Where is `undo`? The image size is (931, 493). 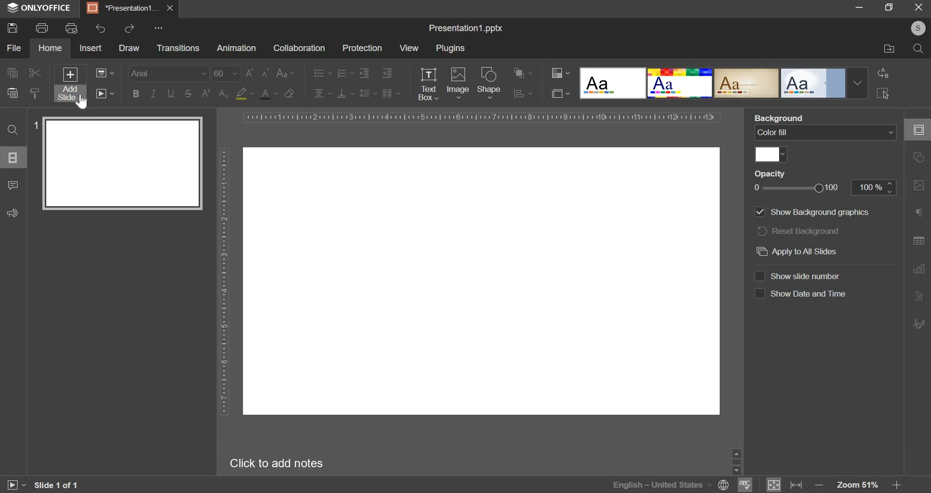 undo is located at coordinates (101, 28).